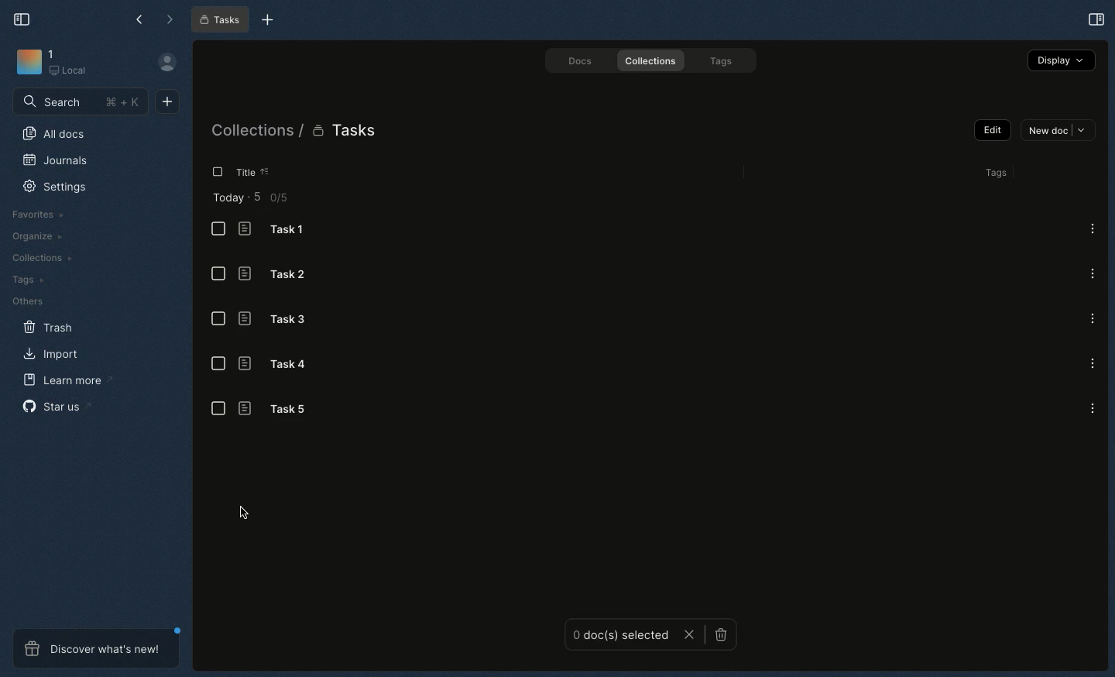 The image size is (1115, 677). Describe the element at coordinates (41, 214) in the screenshot. I see `Favorites` at that location.